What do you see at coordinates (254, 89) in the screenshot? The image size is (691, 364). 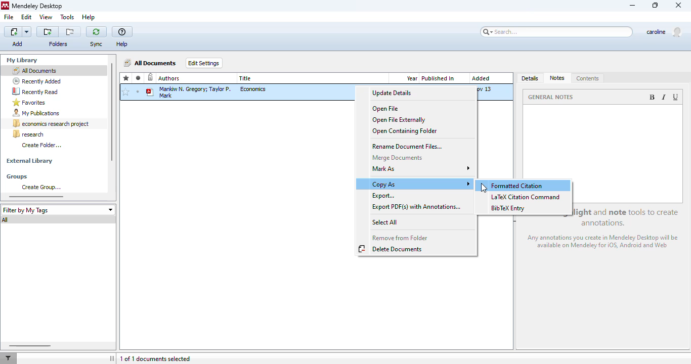 I see `economics` at bounding box center [254, 89].